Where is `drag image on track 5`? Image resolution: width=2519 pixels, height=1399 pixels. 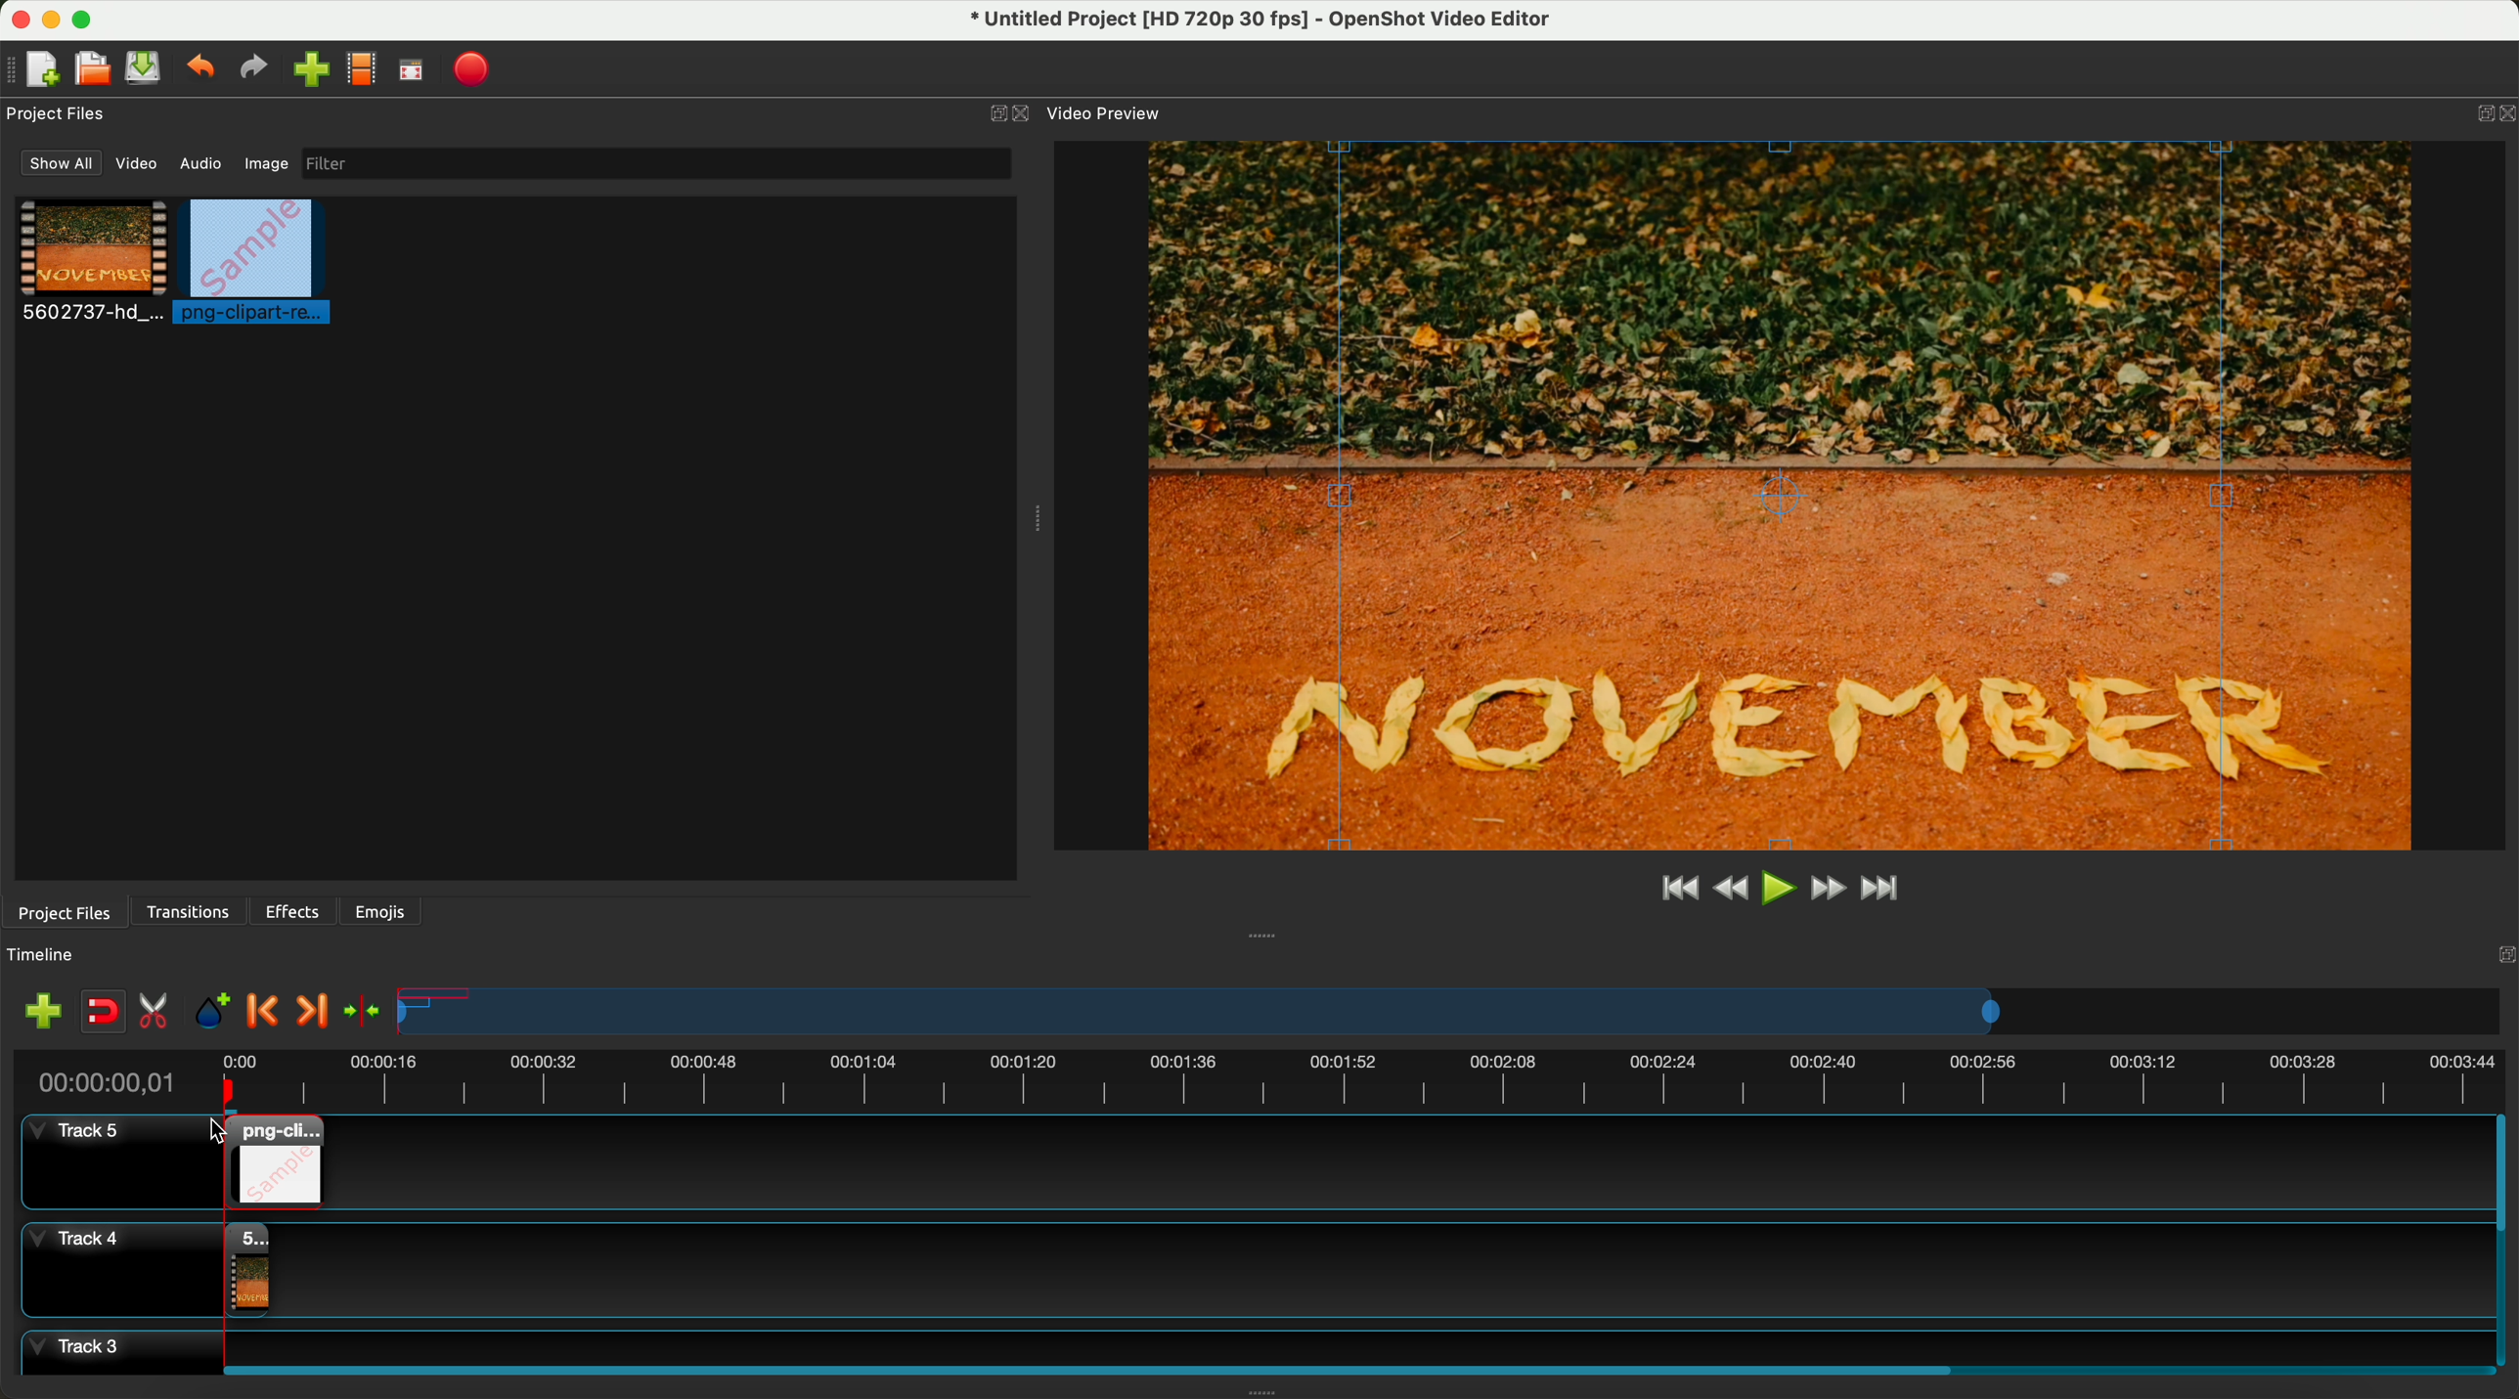
drag image on track 5 is located at coordinates (287, 1159).